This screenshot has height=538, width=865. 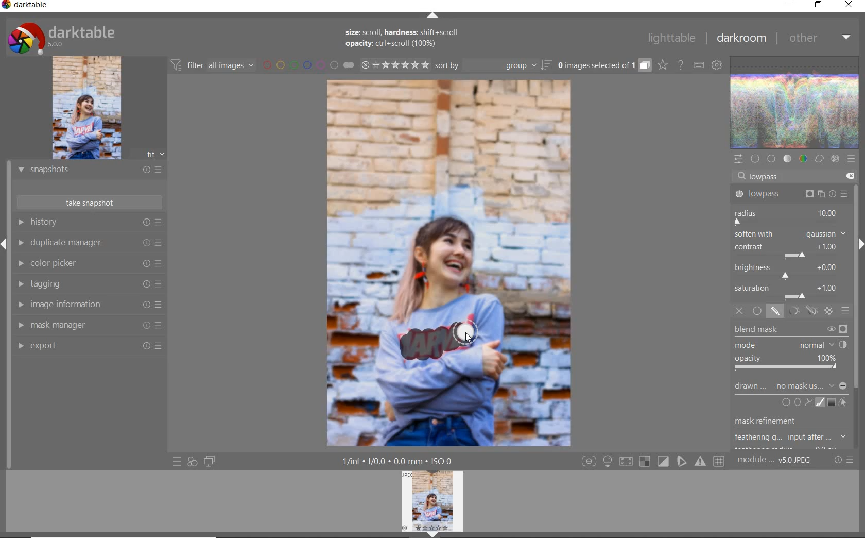 I want to click on snapshots, so click(x=89, y=172).